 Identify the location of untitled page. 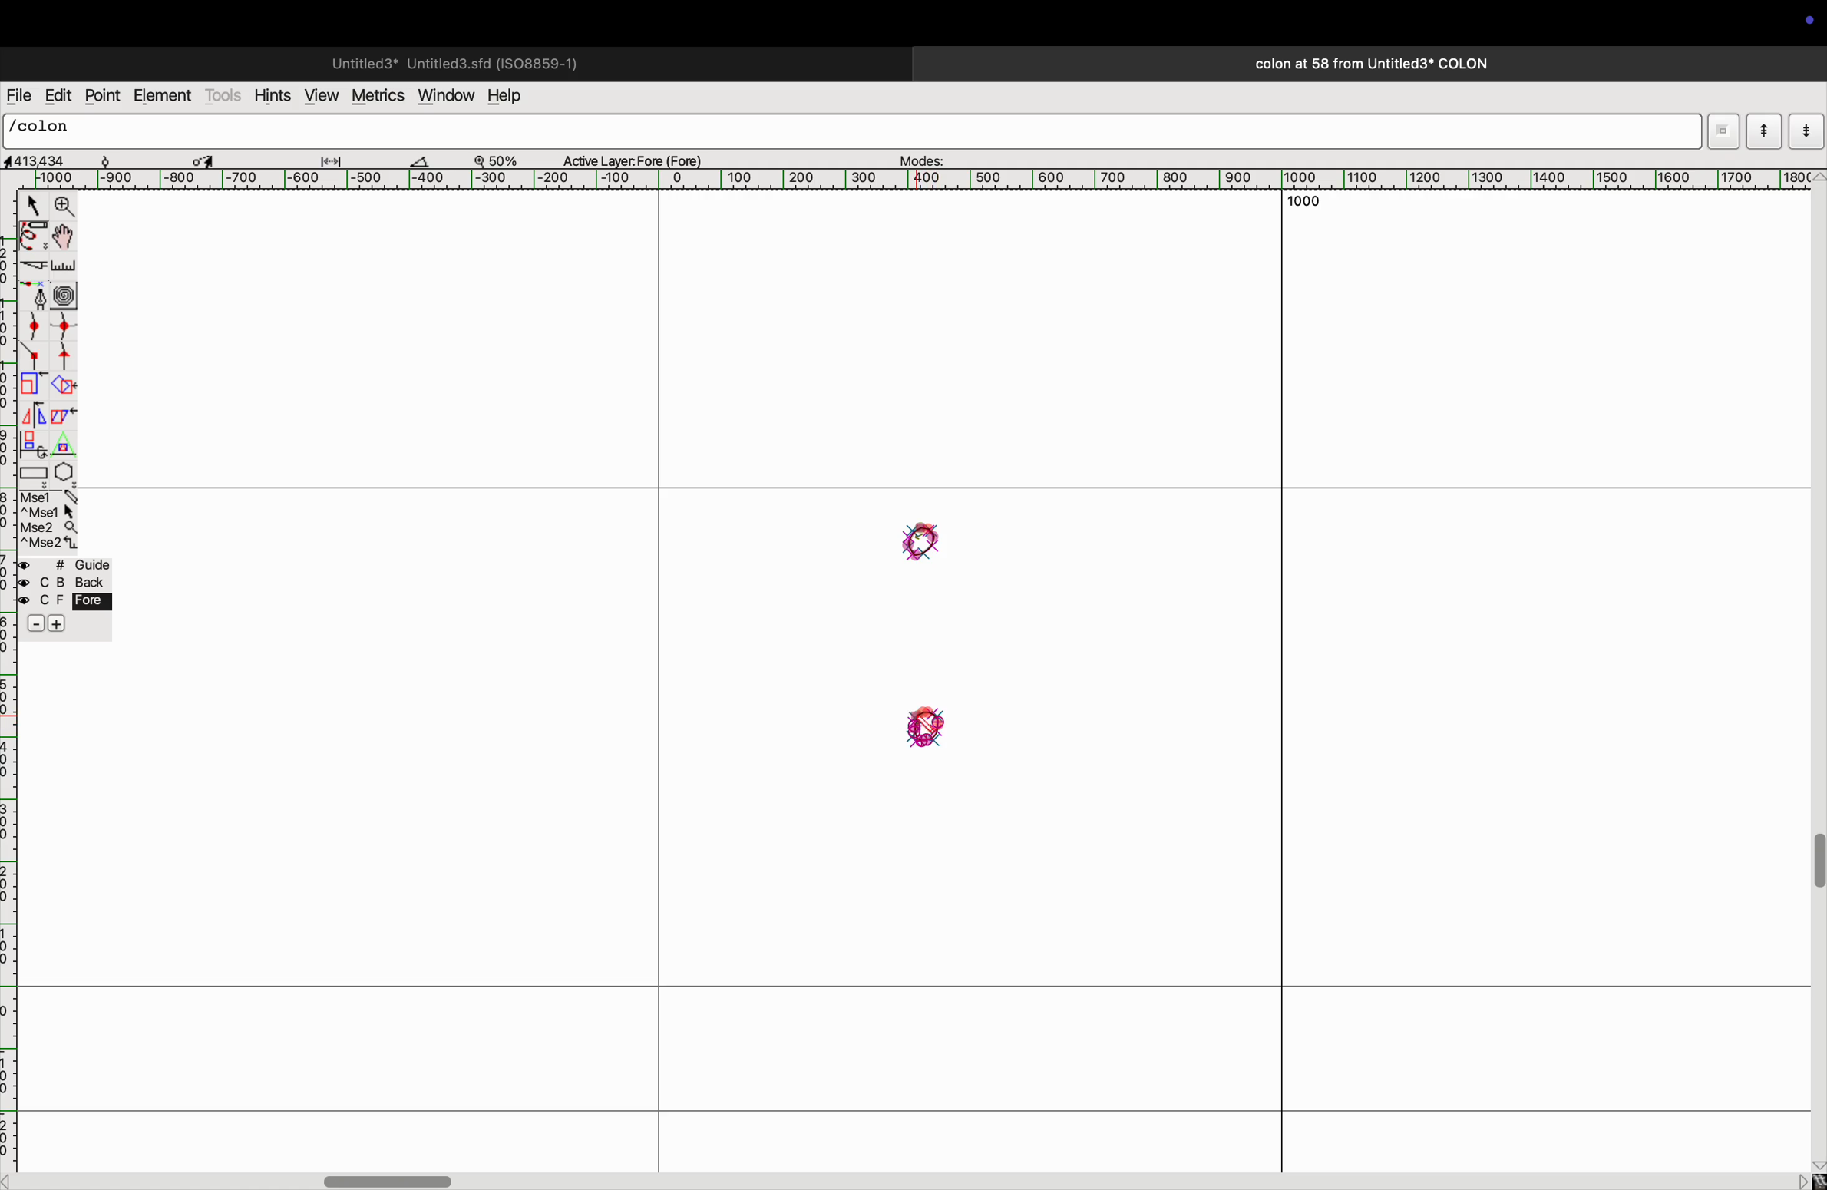
(453, 61).